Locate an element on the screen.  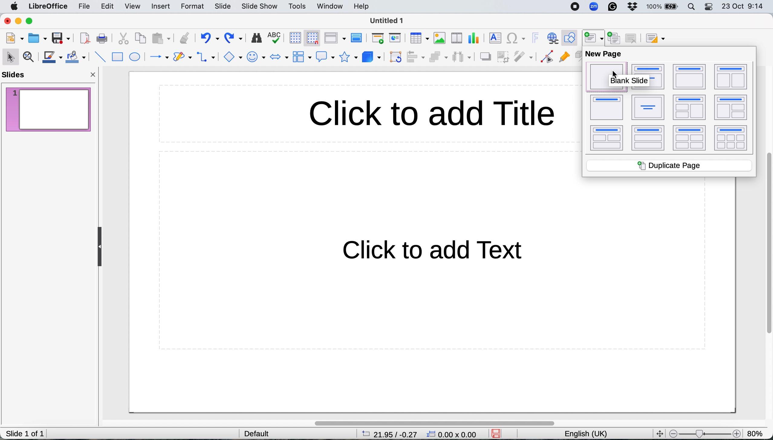
title 2 content over content is located at coordinates (607, 139).